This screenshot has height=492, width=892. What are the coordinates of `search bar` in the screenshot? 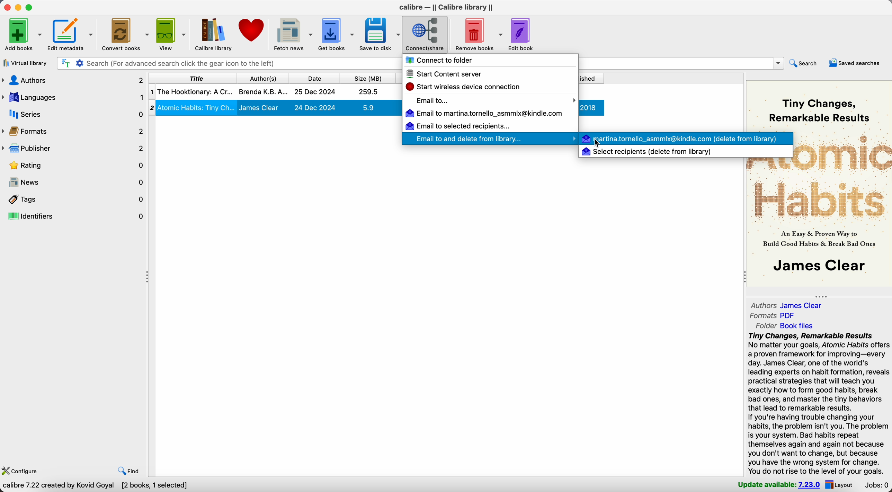 It's located at (681, 63).